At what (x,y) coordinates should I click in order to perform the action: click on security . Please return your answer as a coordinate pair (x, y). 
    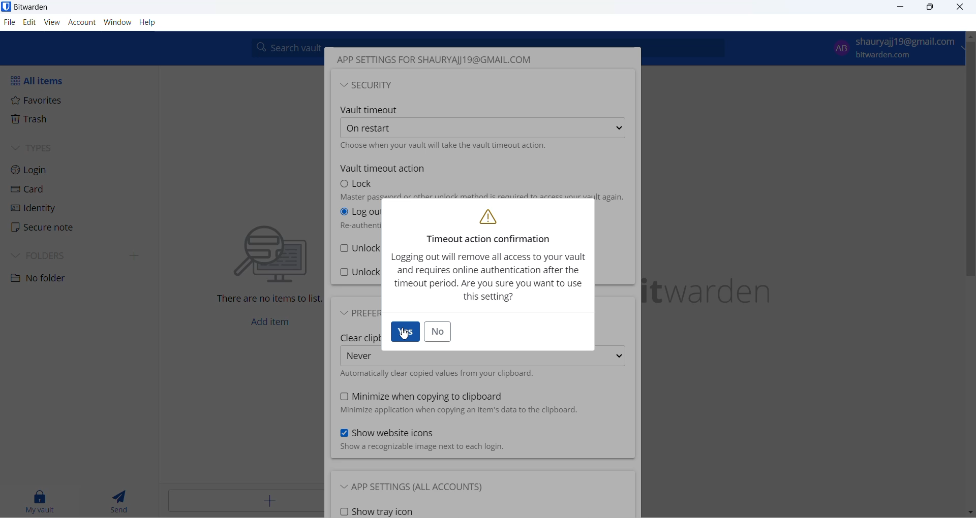
    Looking at the image, I should click on (383, 86).